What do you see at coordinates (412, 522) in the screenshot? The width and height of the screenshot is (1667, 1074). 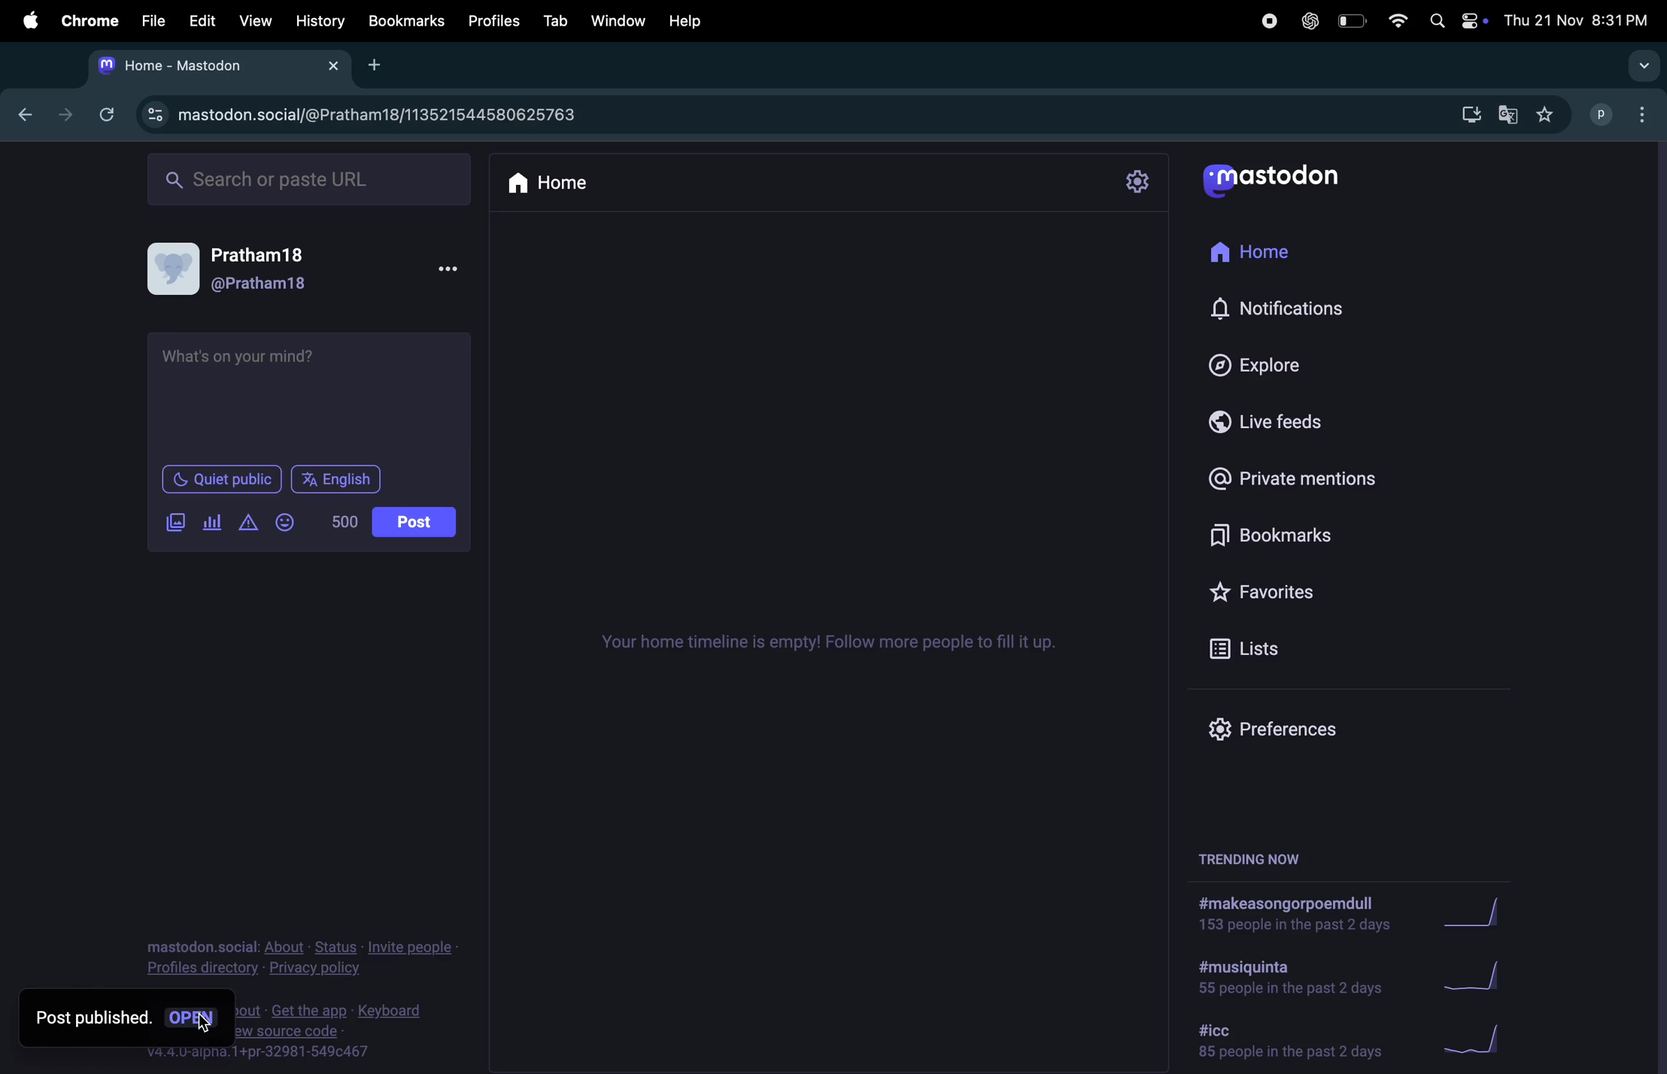 I see `post` at bounding box center [412, 522].